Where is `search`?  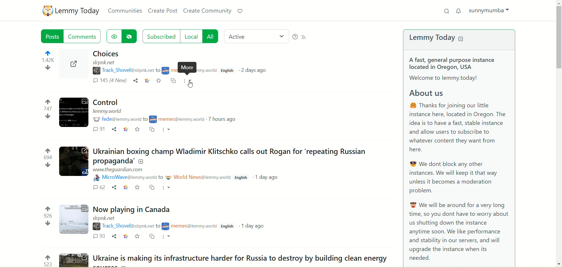
search is located at coordinates (446, 11).